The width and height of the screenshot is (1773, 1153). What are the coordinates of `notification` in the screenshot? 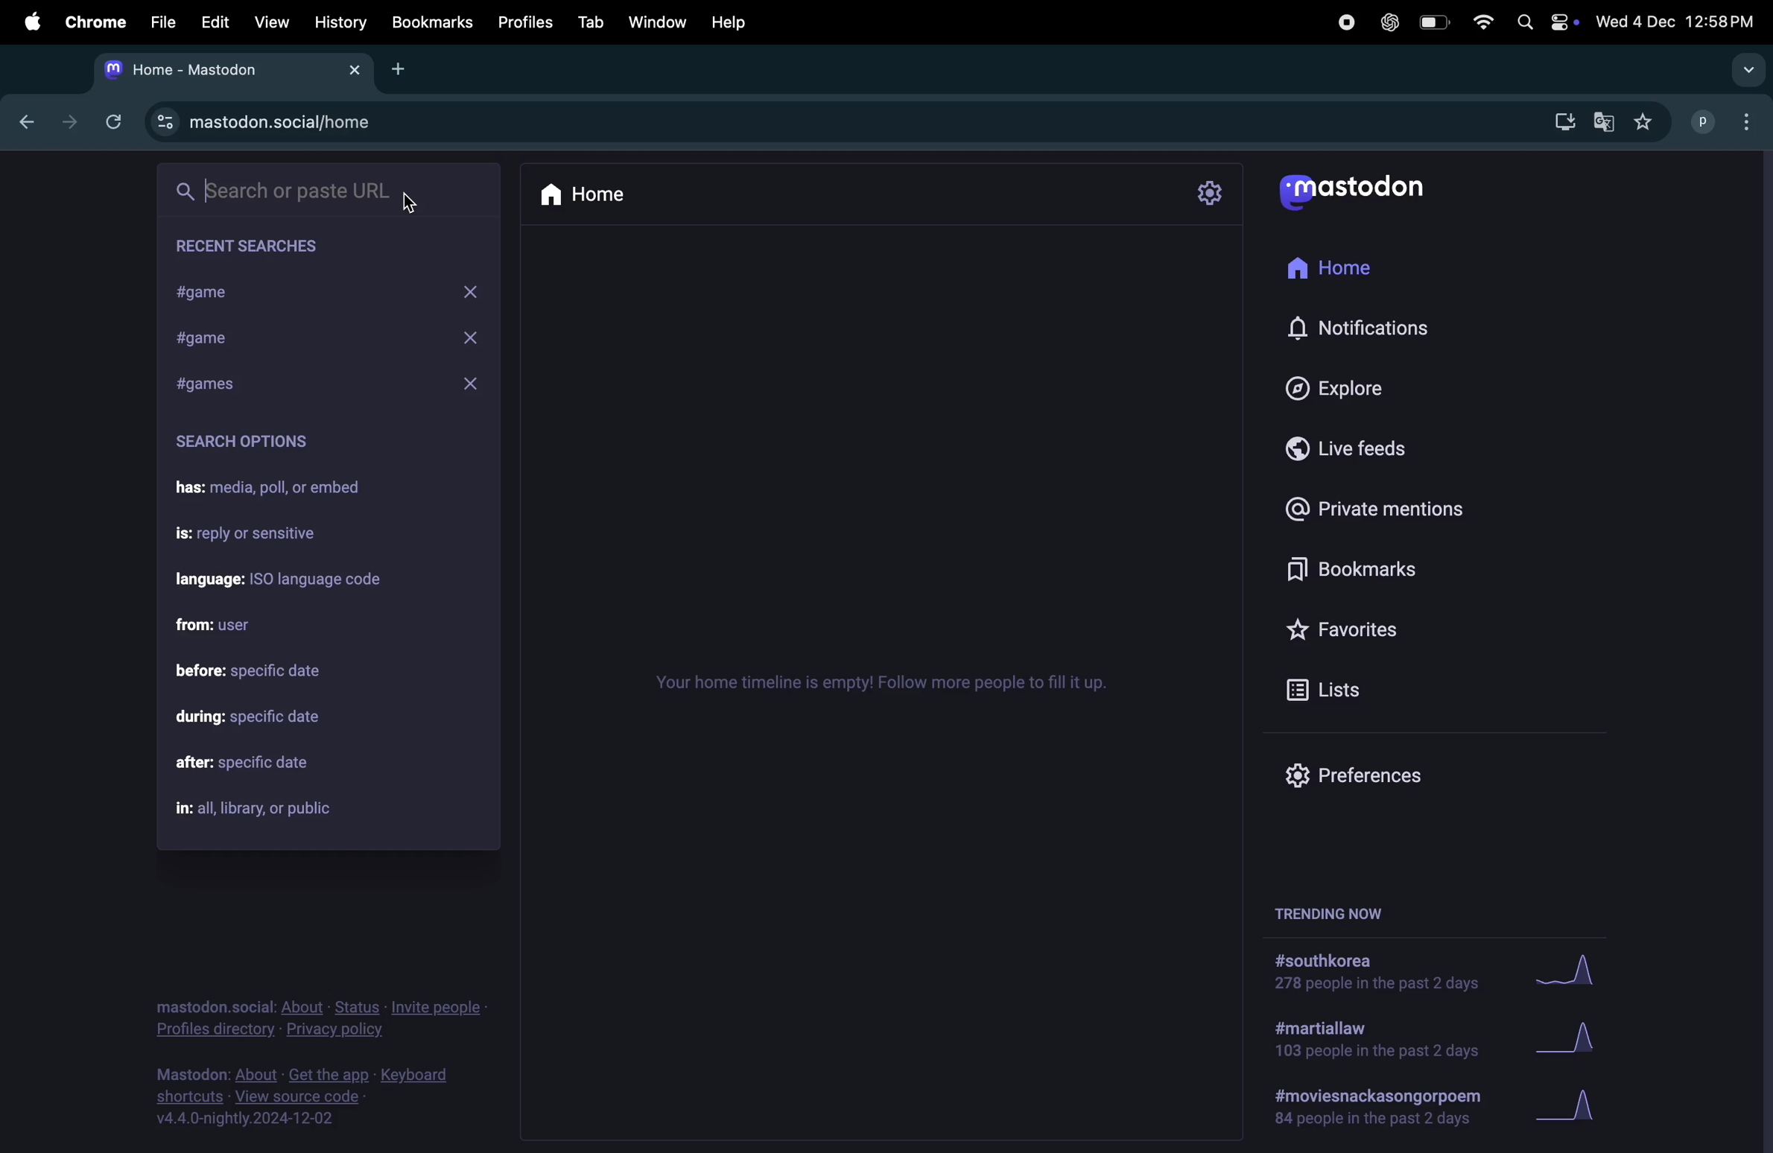 It's located at (1361, 330).